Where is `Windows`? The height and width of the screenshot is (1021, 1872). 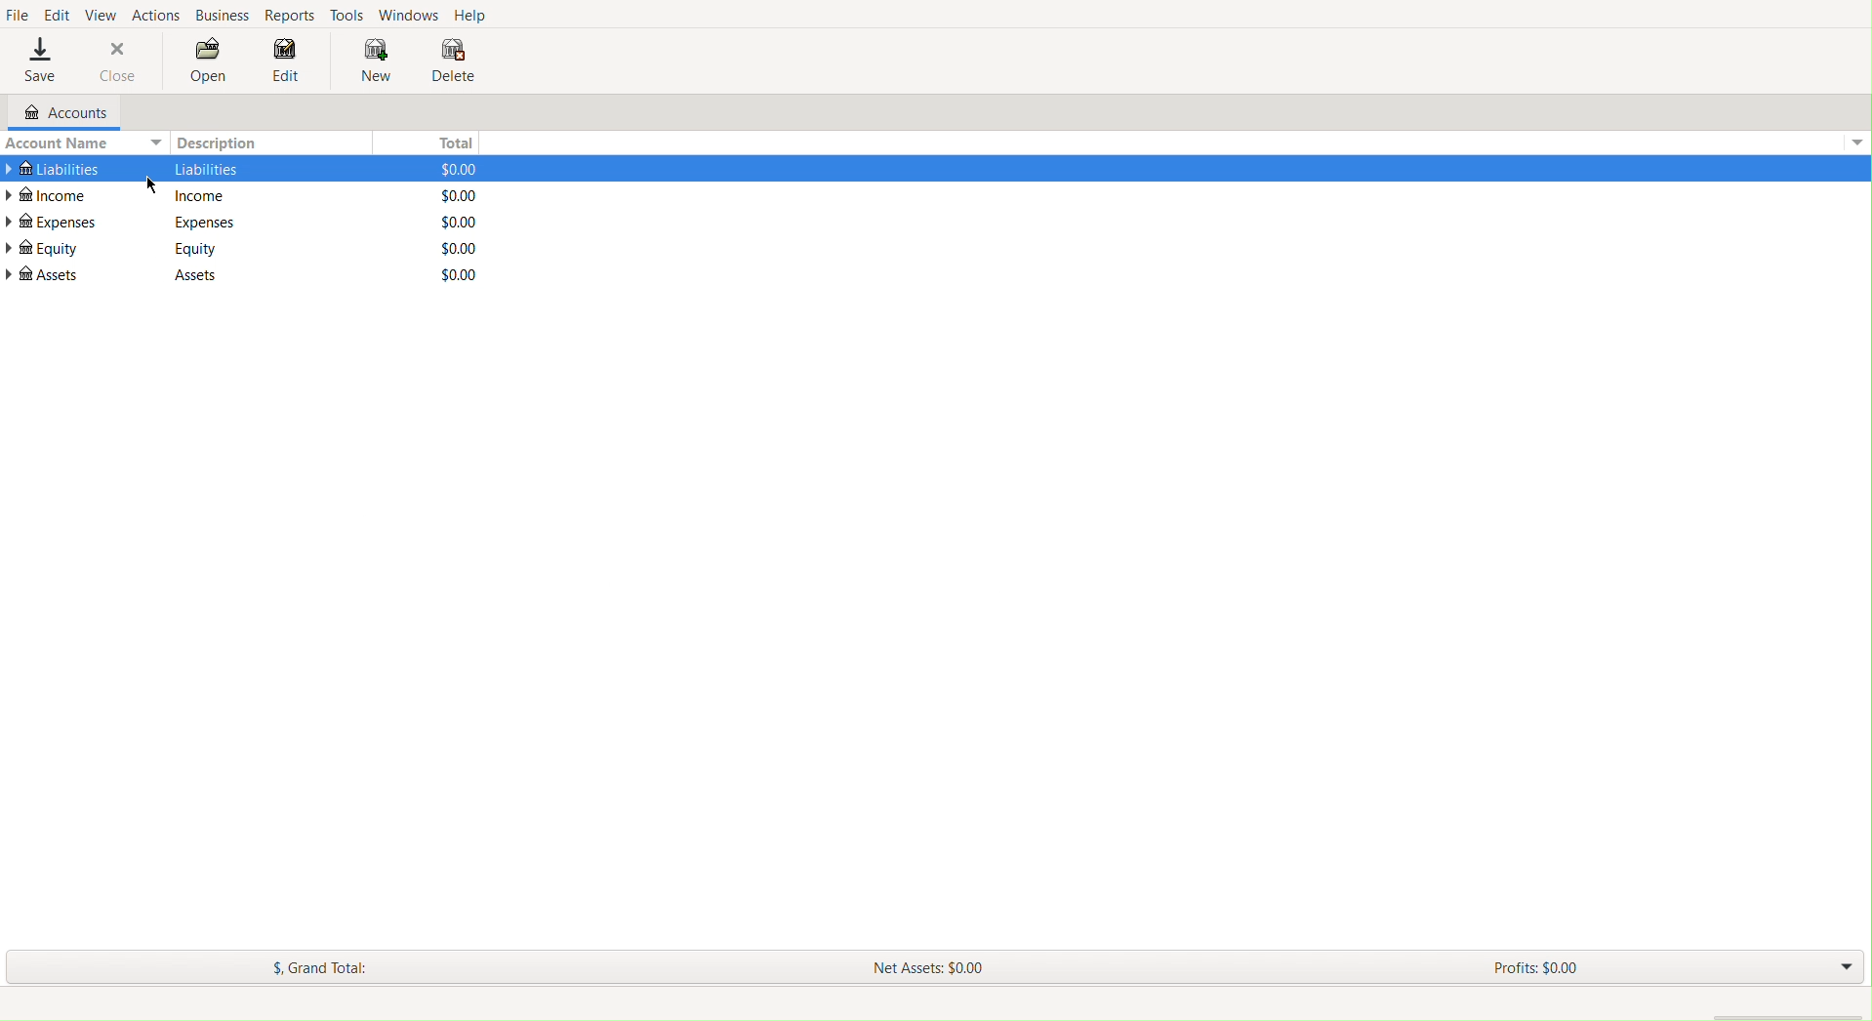 Windows is located at coordinates (408, 14).